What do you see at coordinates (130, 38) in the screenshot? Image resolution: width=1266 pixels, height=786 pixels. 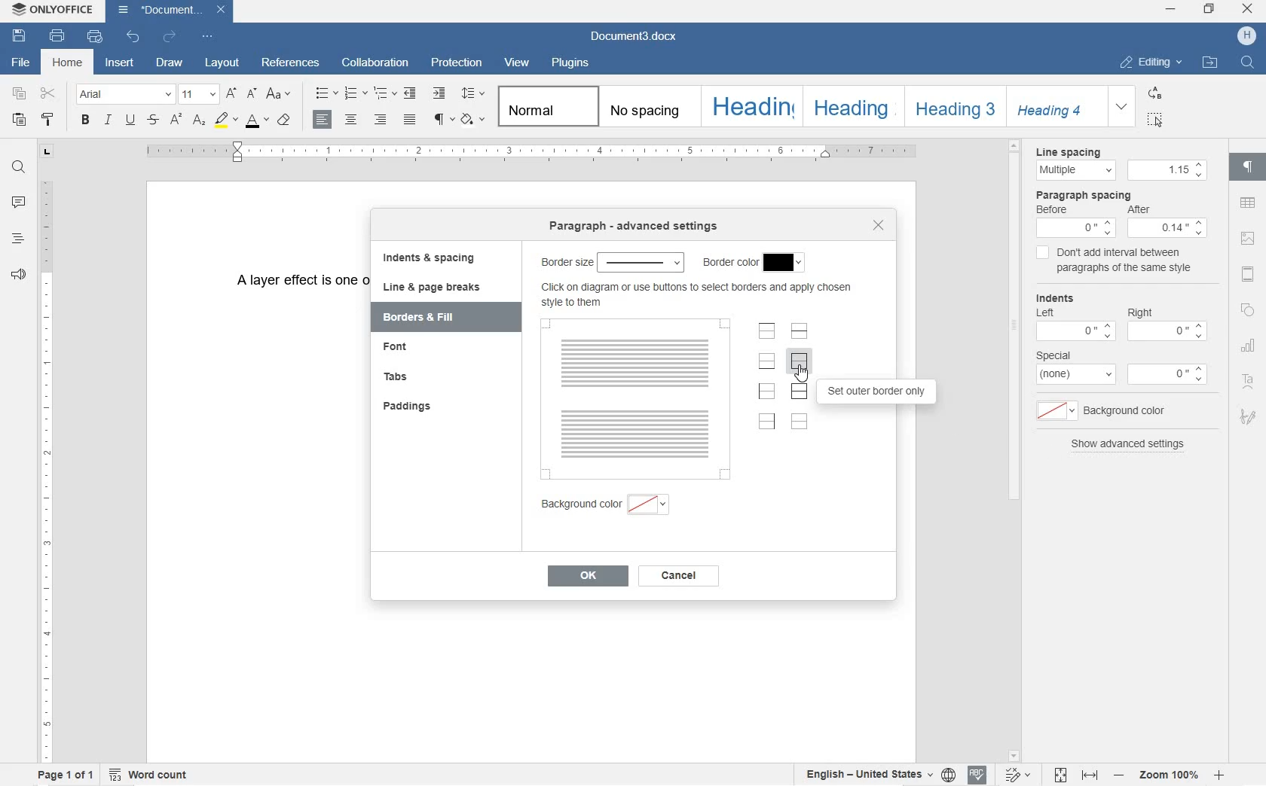 I see `UNDO` at bounding box center [130, 38].